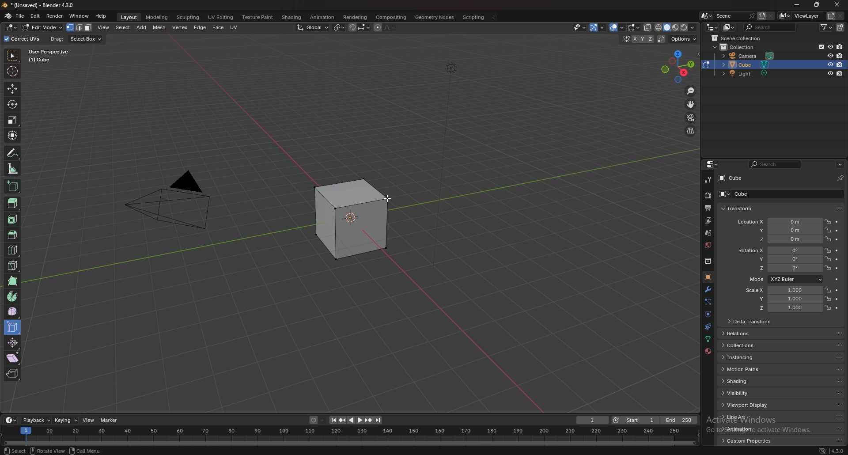 Image resolution: width=848 pixels, height=455 pixels. I want to click on view layer, so click(707, 220).